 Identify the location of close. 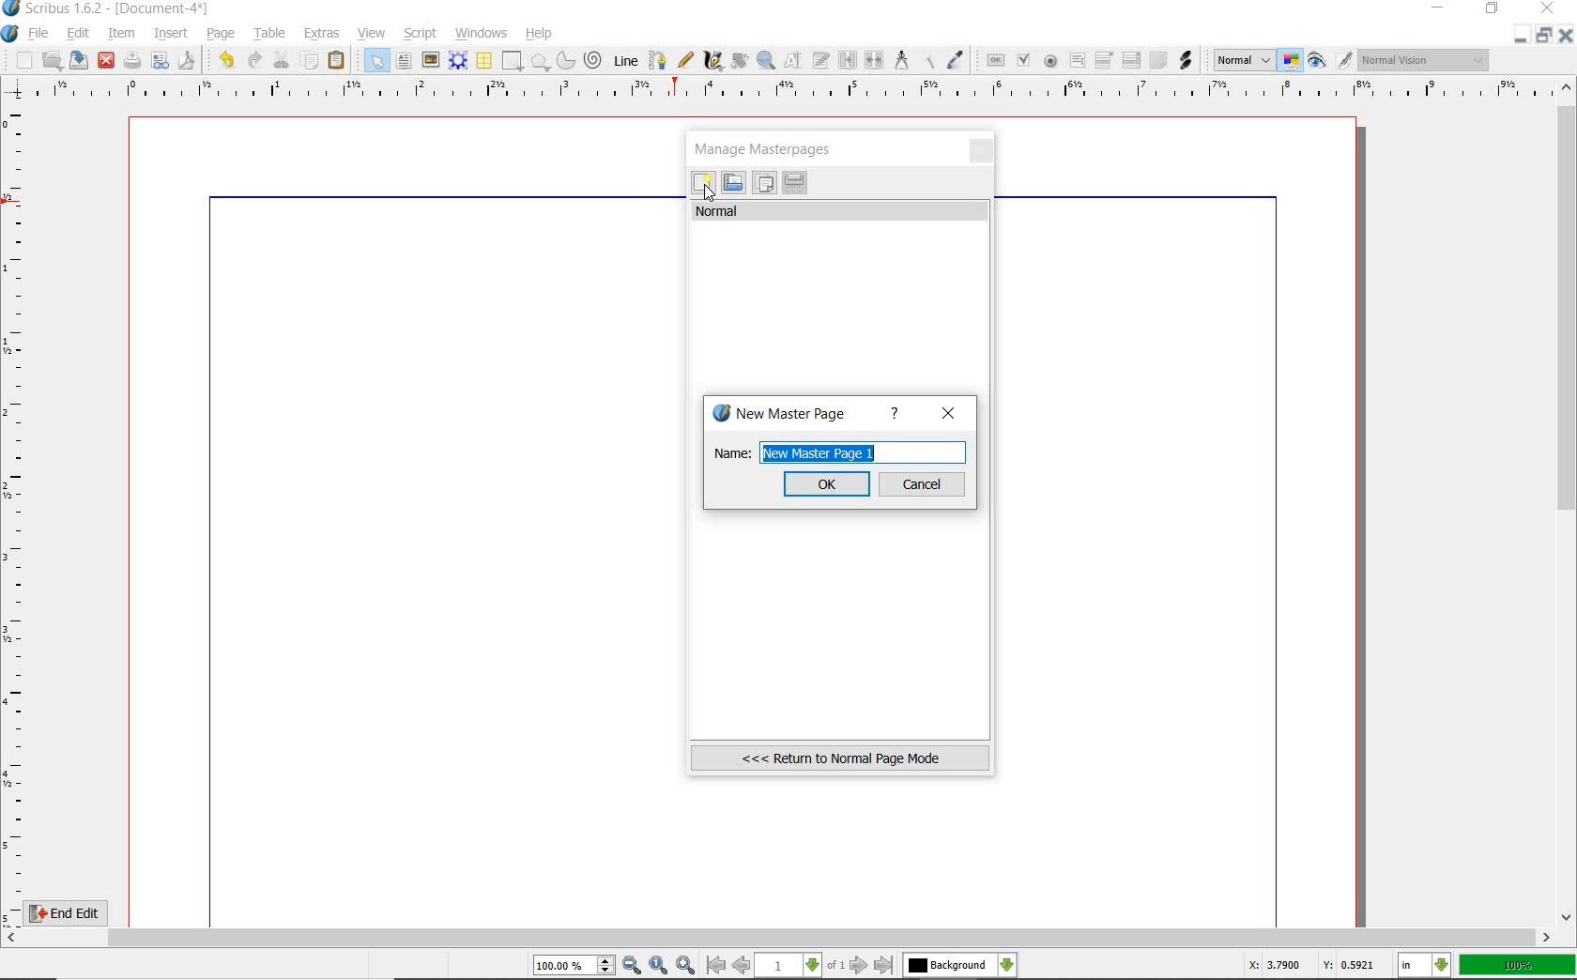
(106, 59).